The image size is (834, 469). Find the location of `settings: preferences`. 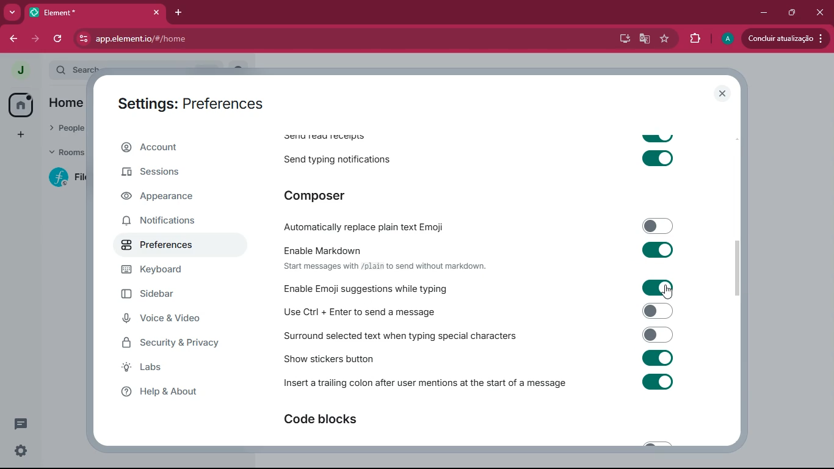

settings: preferences is located at coordinates (194, 104).